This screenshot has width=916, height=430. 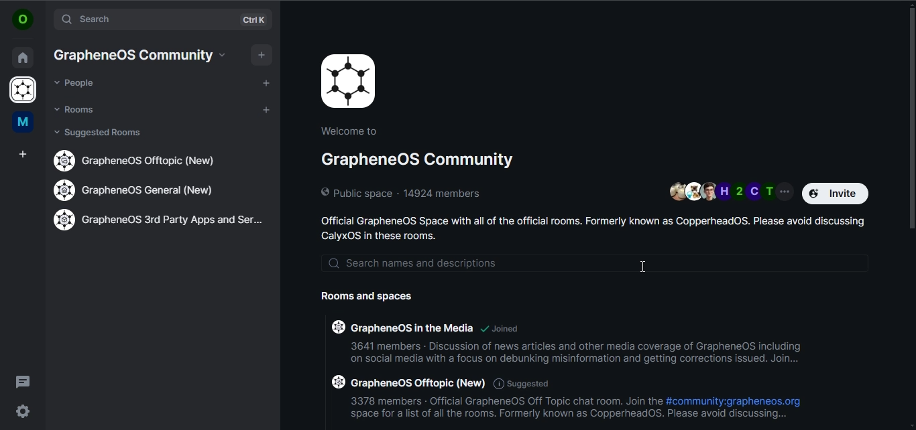 I want to click on GrapheneOS in the Media Joined
3641 members - Discussion of news articles and other media coverage of Graphene0S including
on social media with a focus on debunking misinformation and getting corrections issued. Join..., so click(x=567, y=339).